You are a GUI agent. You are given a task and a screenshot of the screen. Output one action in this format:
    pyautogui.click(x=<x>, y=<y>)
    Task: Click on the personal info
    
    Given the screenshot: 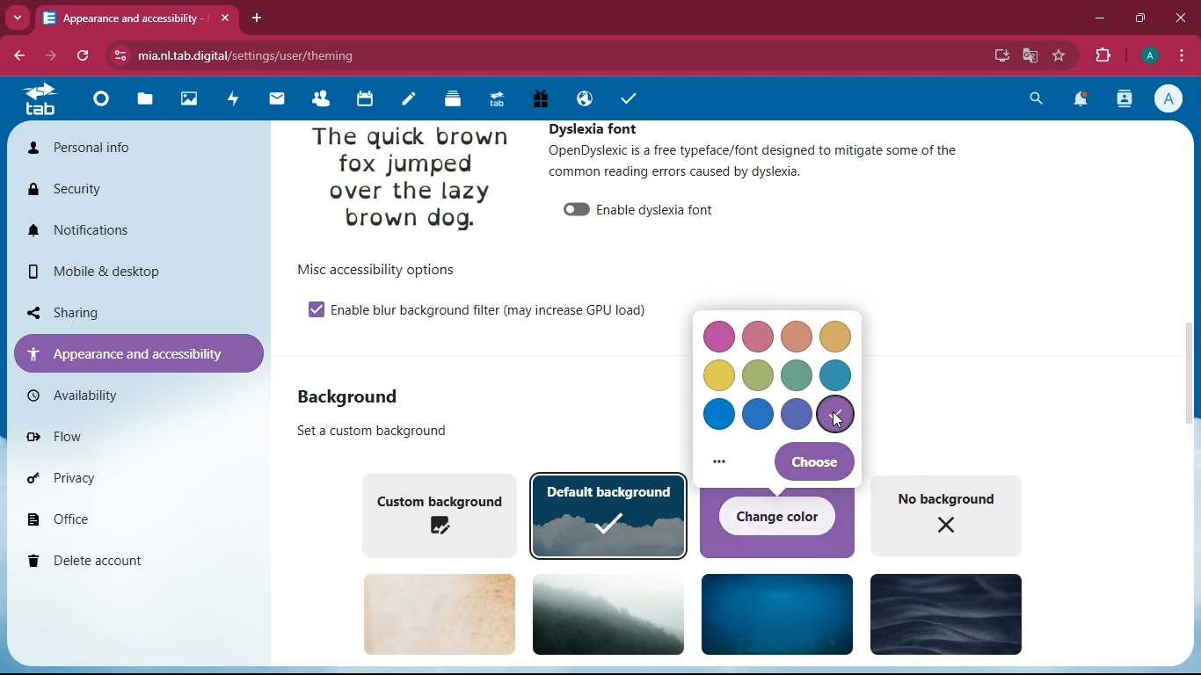 What is the action you would take?
    pyautogui.click(x=113, y=148)
    